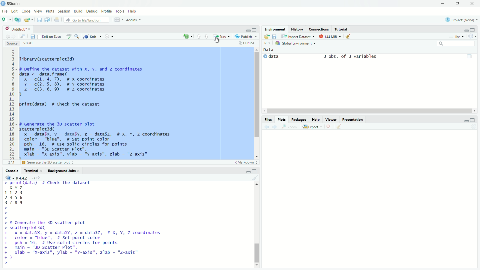 The width and height of the screenshot is (480, 270). I want to click on save all open documents, so click(47, 21).